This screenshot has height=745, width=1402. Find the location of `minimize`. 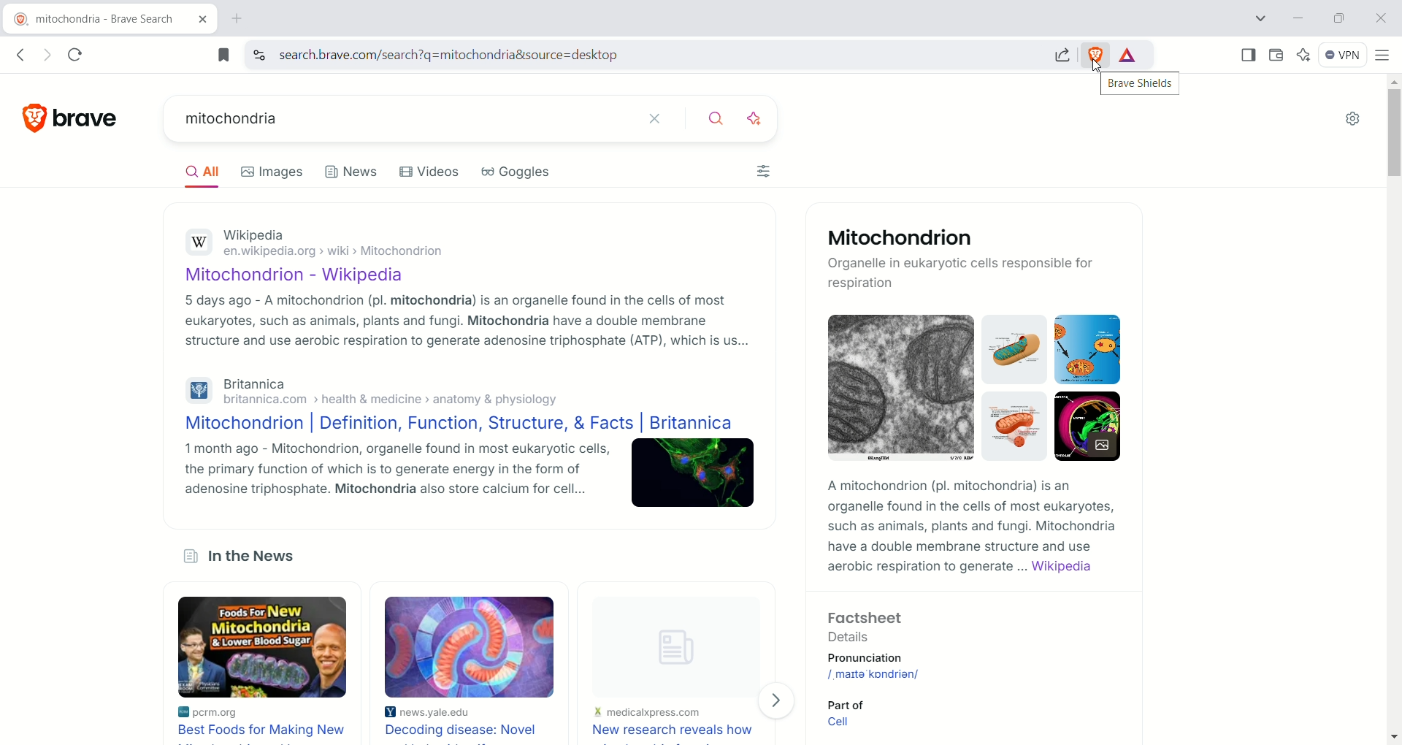

minimize is located at coordinates (1303, 17).